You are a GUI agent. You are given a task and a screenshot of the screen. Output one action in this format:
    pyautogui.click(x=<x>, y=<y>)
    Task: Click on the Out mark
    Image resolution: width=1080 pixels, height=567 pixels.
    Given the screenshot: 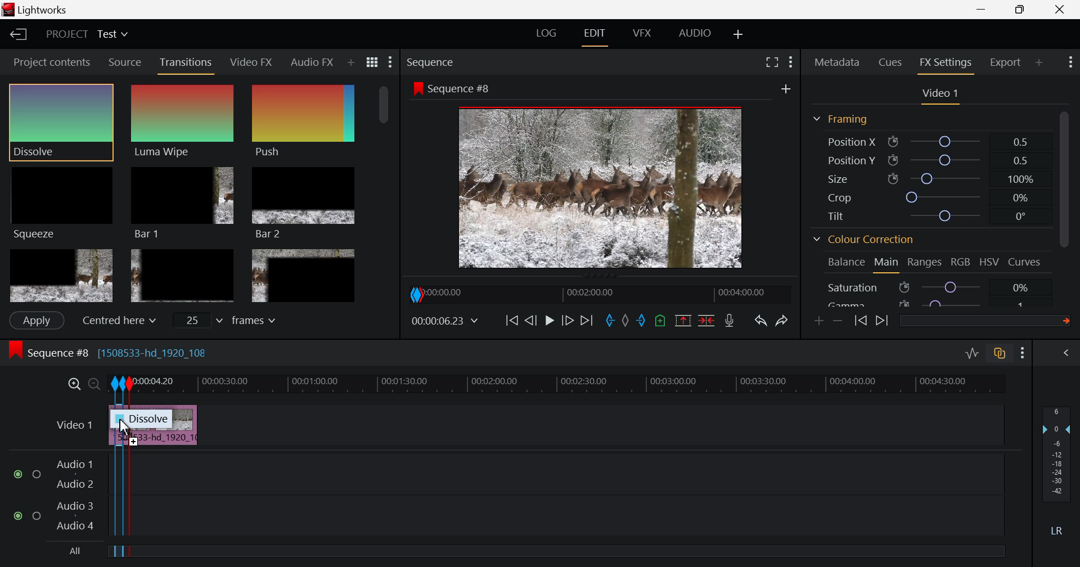 What is the action you would take?
    pyautogui.click(x=641, y=321)
    